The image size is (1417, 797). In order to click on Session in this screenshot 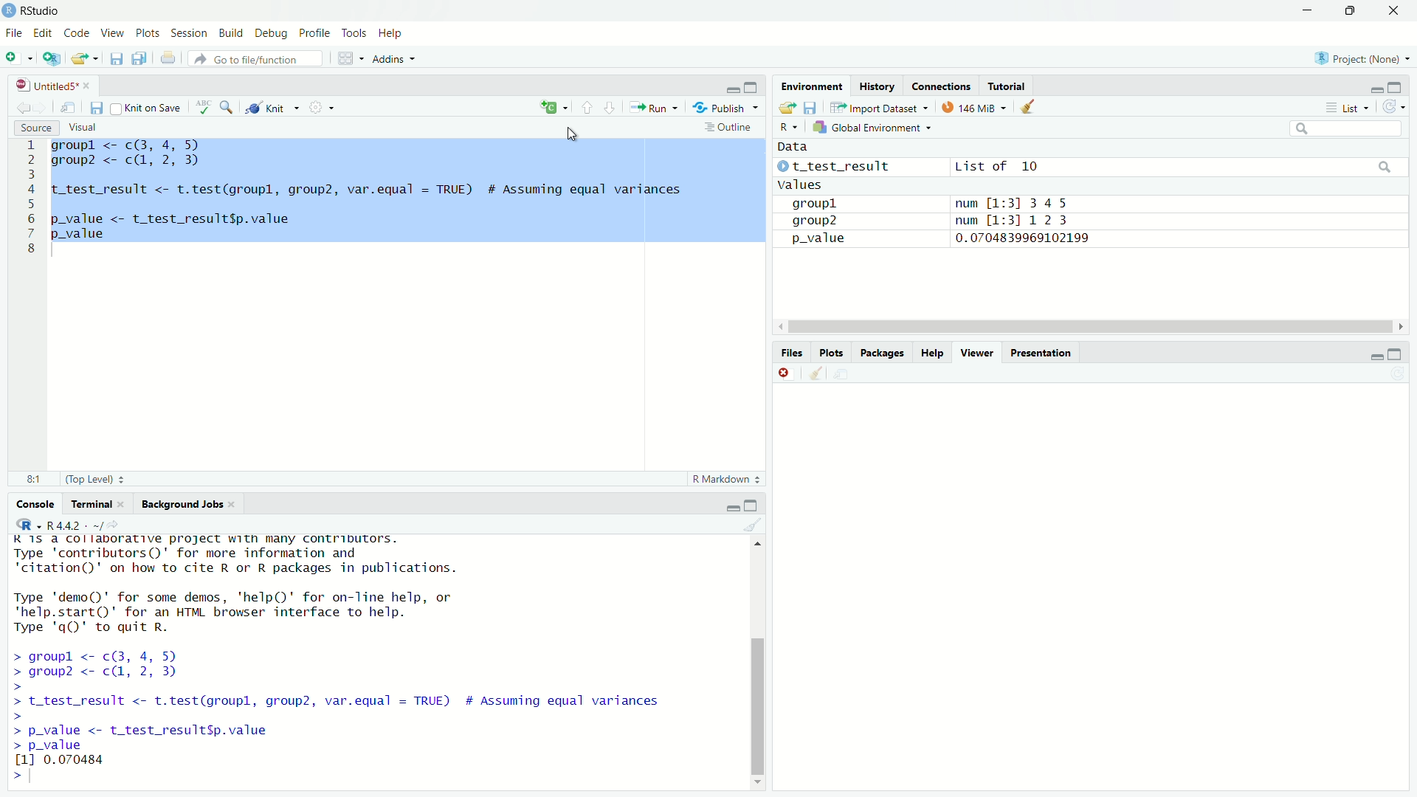, I will do `click(191, 31)`.